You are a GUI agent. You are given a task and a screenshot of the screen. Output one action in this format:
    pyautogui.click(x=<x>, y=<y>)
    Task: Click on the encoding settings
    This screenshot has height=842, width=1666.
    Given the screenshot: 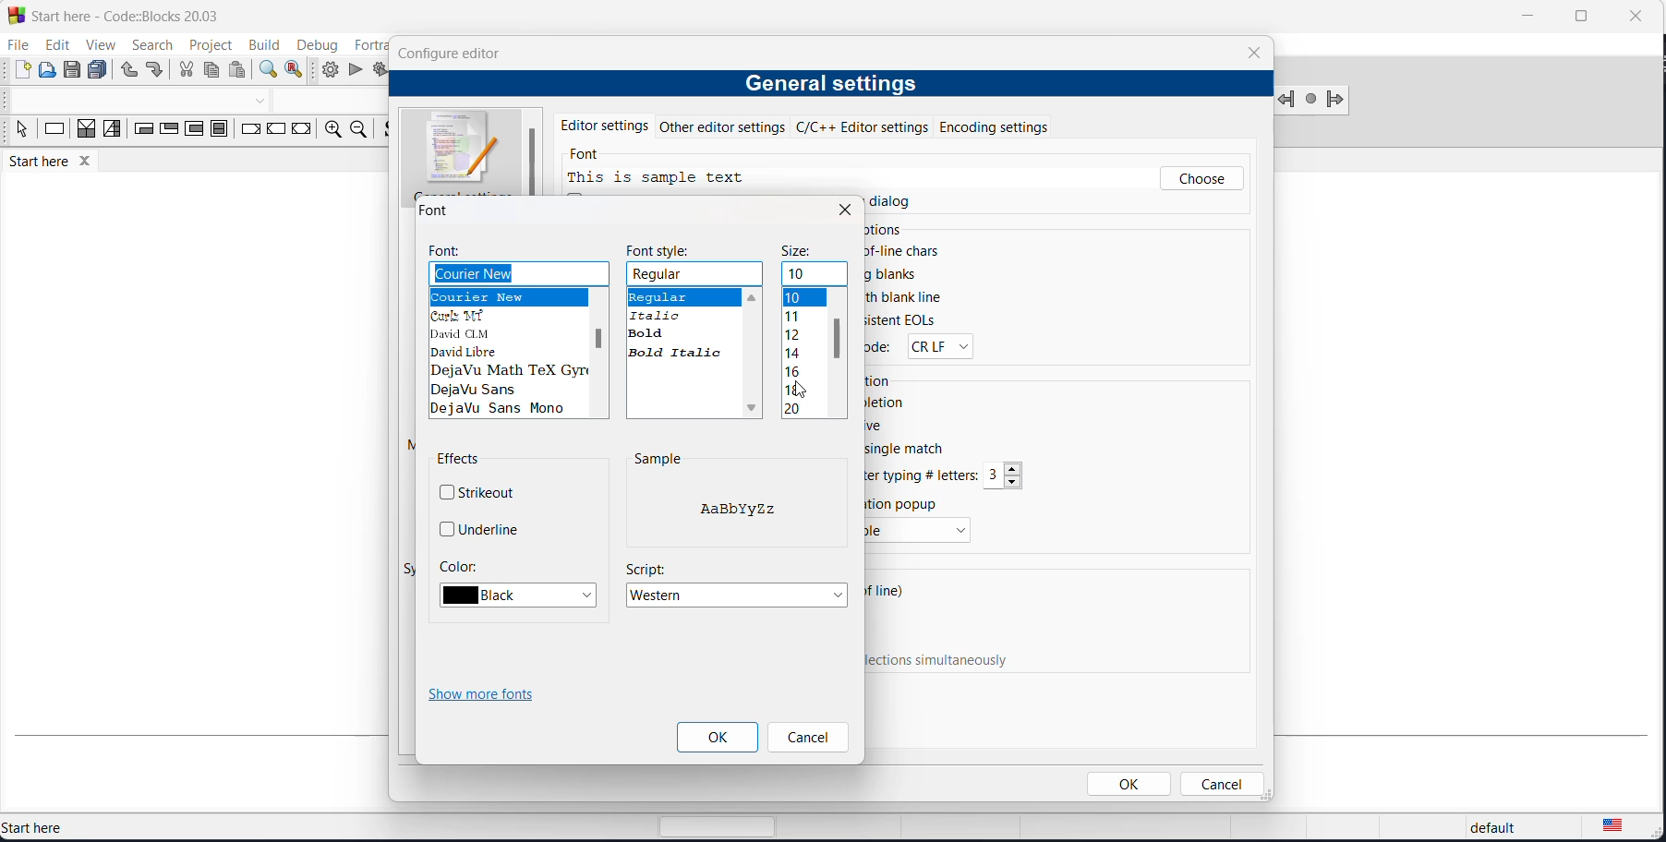 What is the action you would take?
    pyautogui.click(x=1016, y=126)
    